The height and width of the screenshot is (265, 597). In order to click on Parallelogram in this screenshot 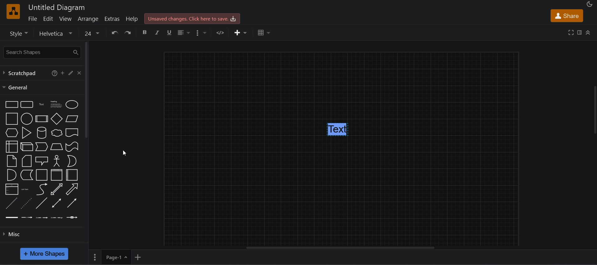, I will do `click(72, 119)`.